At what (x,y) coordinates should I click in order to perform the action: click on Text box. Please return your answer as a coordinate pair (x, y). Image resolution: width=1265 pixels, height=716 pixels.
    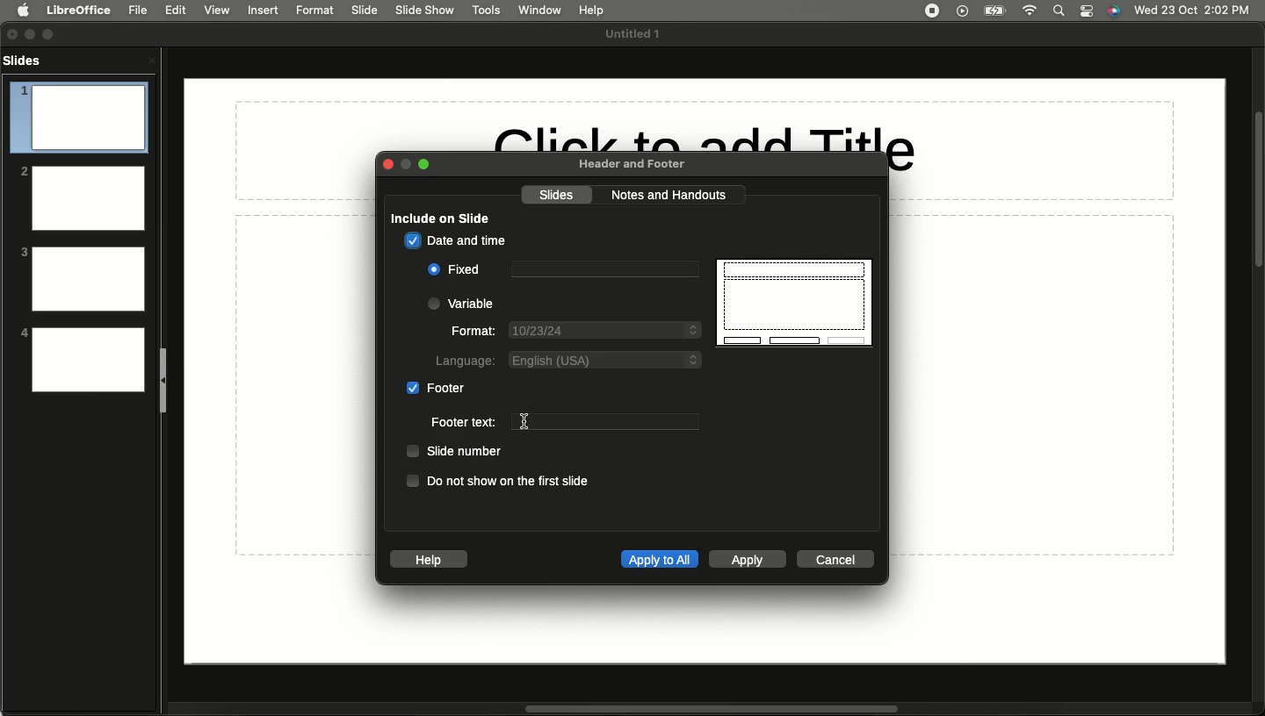
    Looking at the image, I should click on (602, 270).